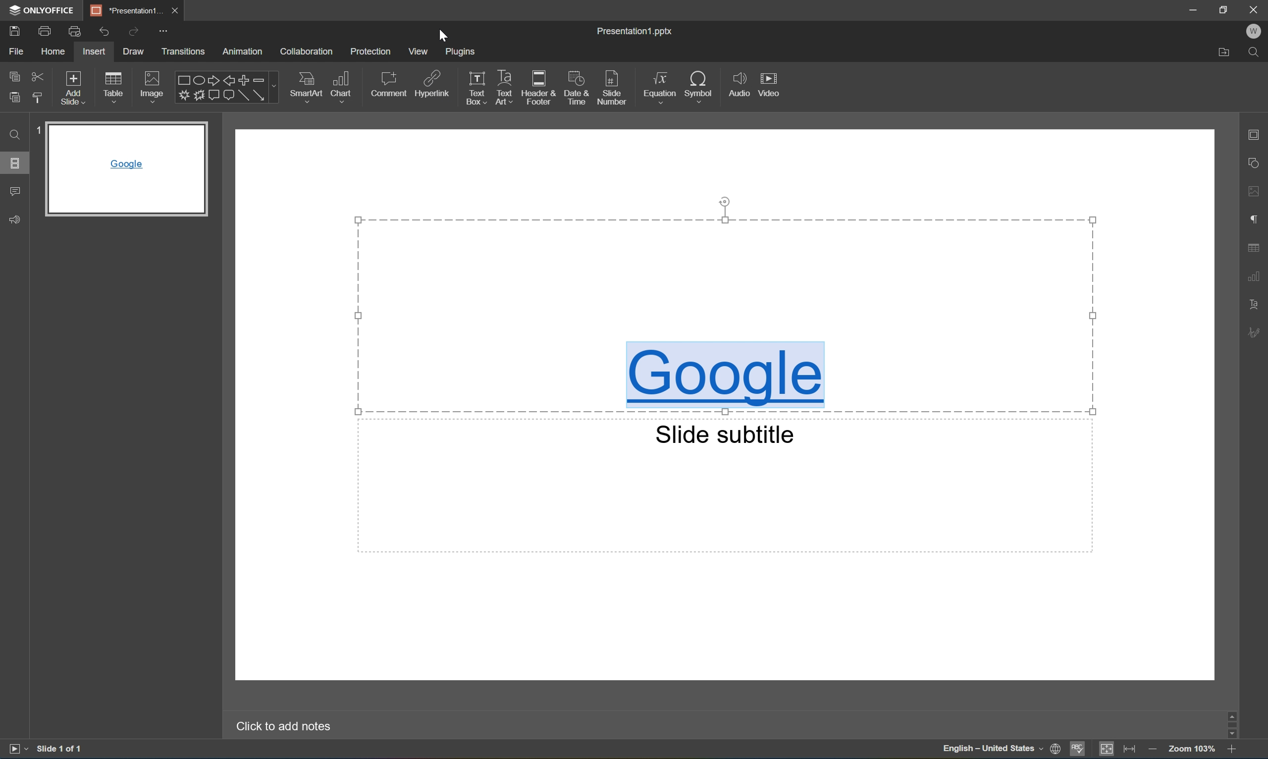  Describe the element at coordinates (1226, 9) in the screenshot. I see `Restore down` at that location.